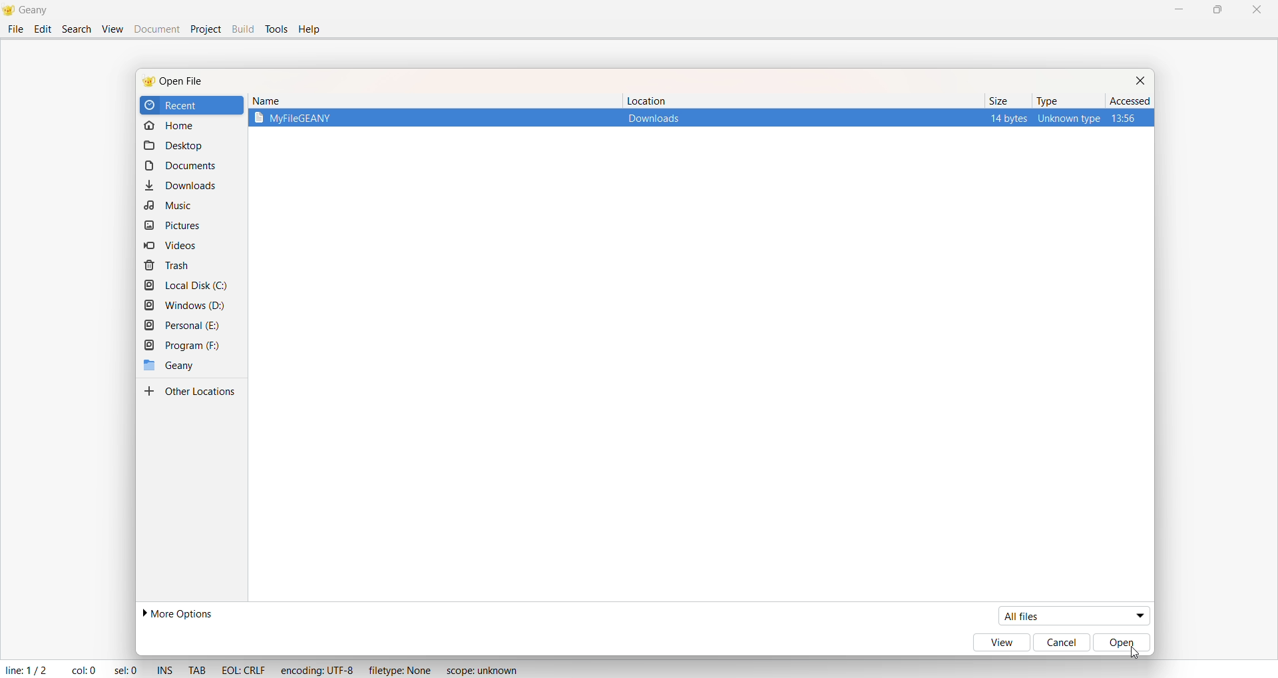 This screenshot has width=1278, height=678. What do you see at coordinates (182, 346) in the screenshot?
I see `Program F` at bounding box center [182, 346].